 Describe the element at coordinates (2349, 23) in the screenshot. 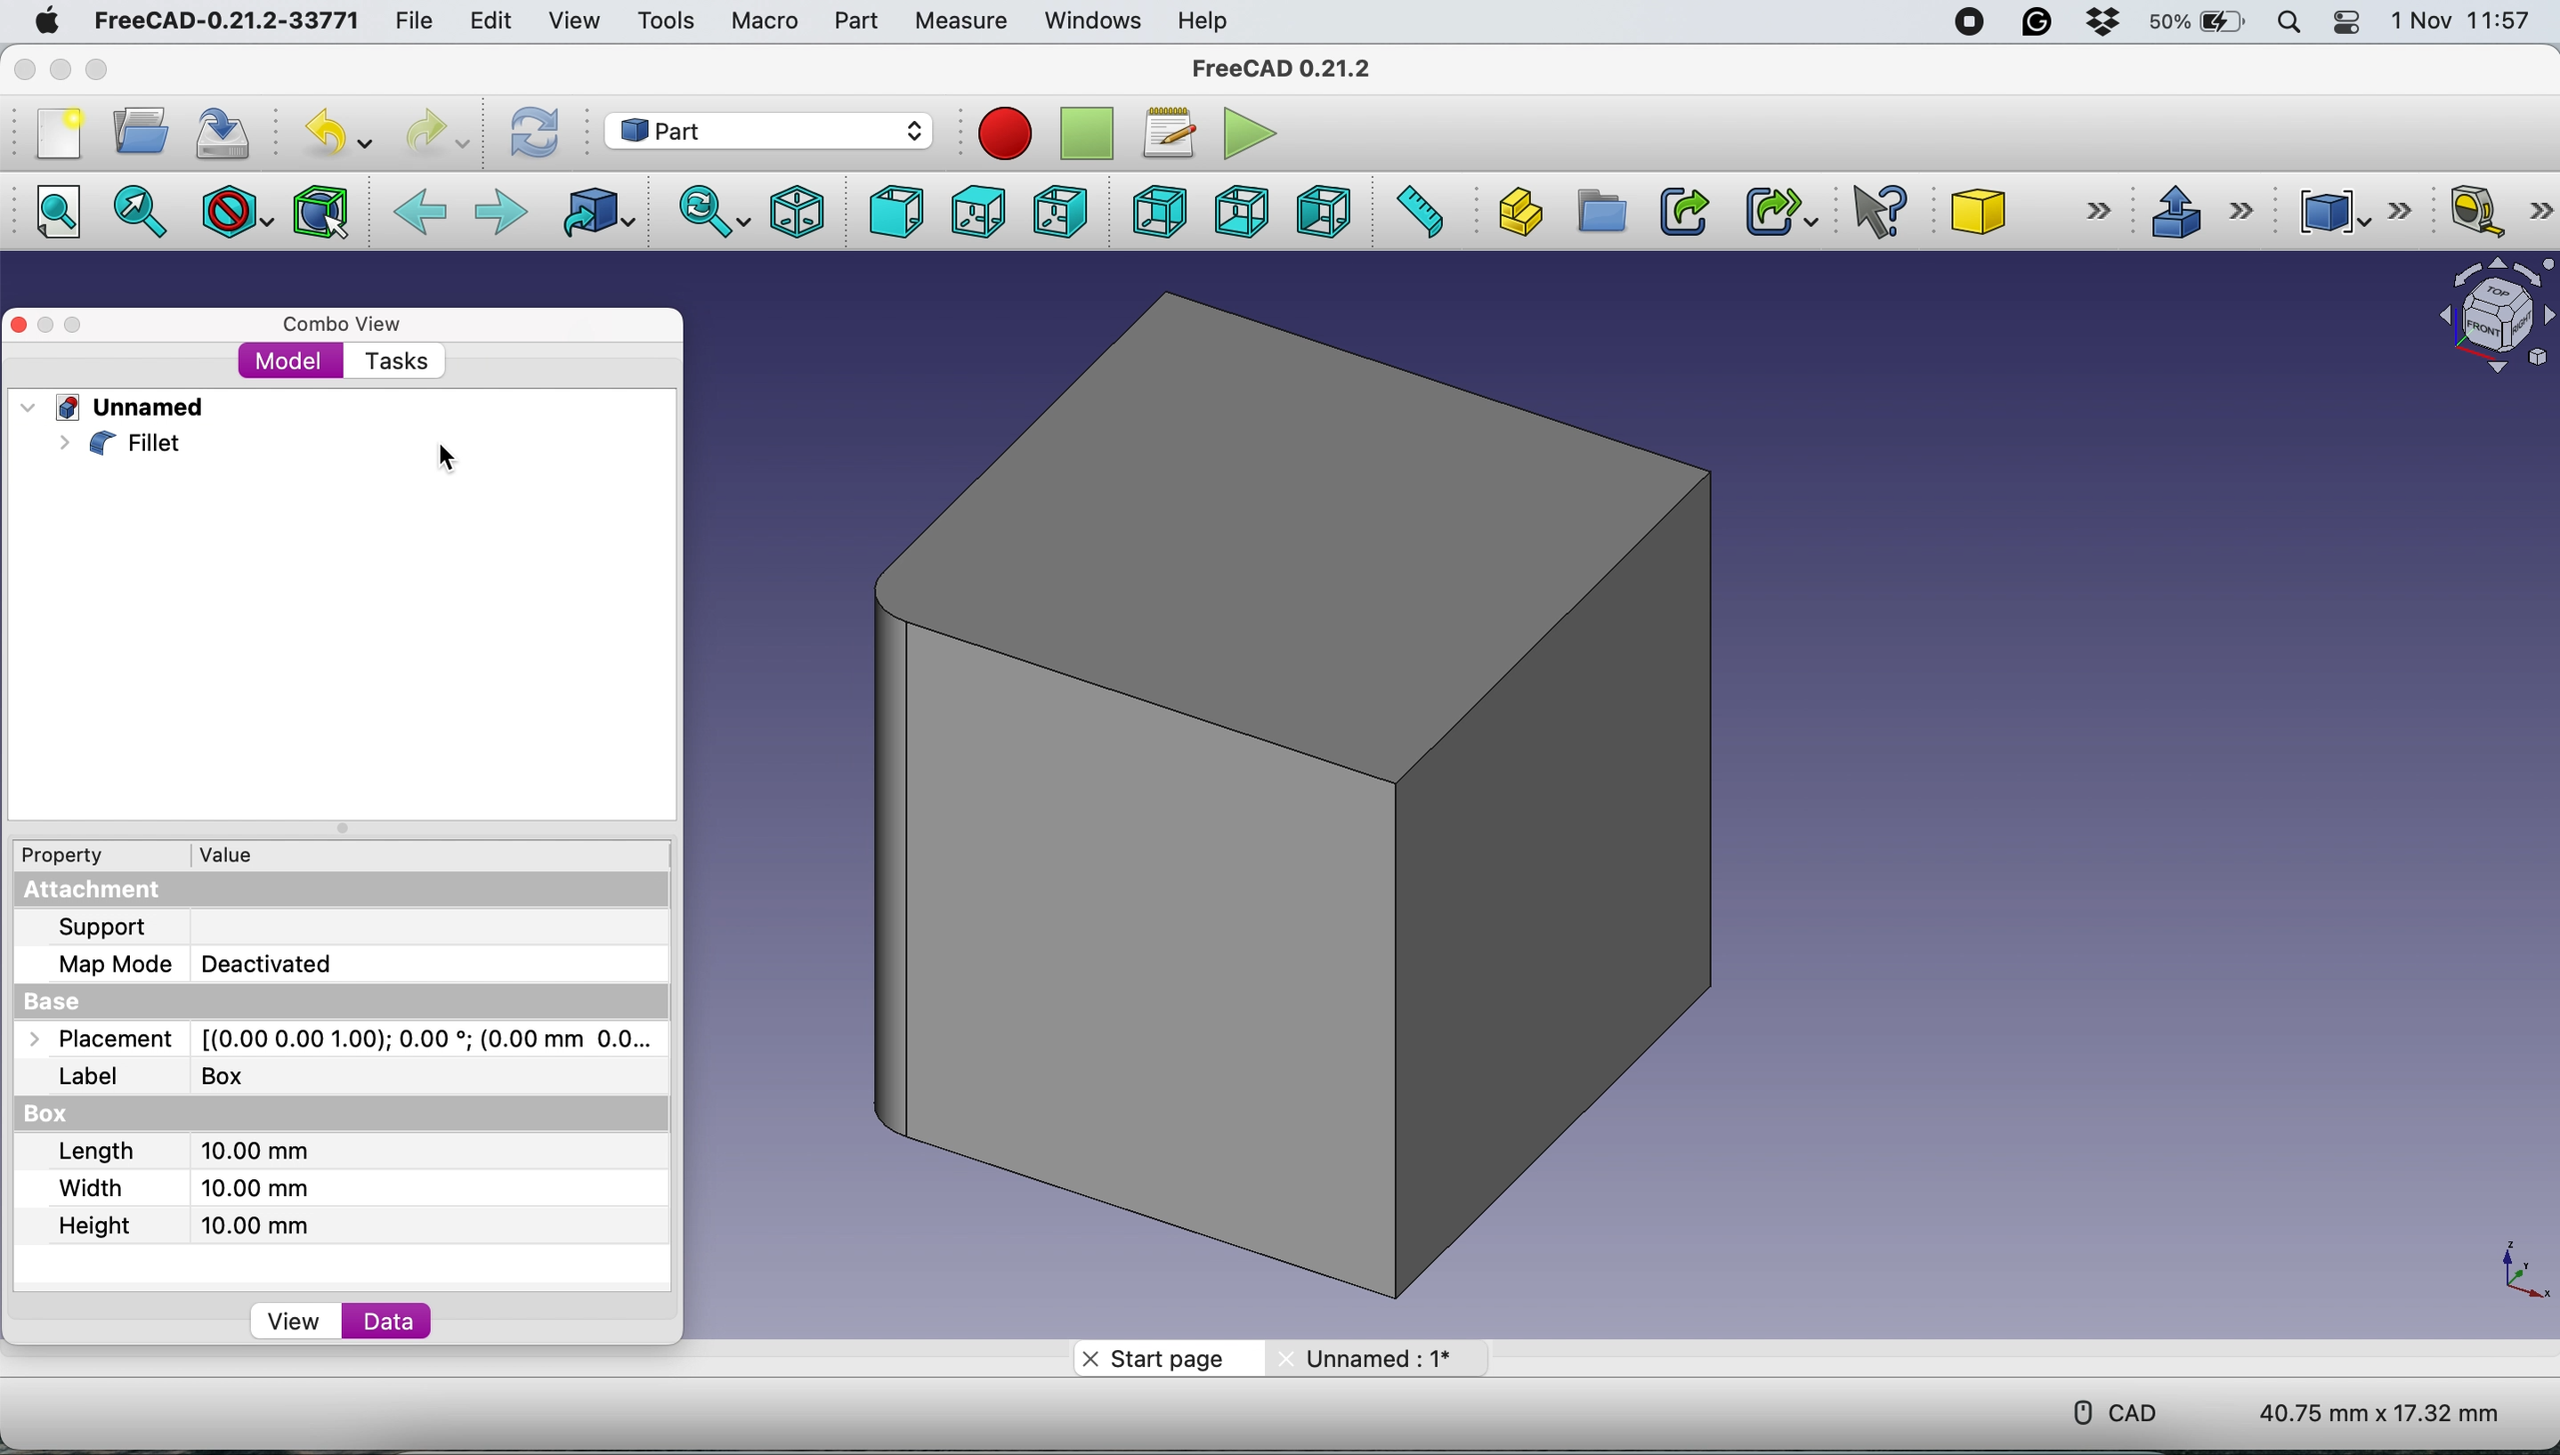

I see `control center` at that location.